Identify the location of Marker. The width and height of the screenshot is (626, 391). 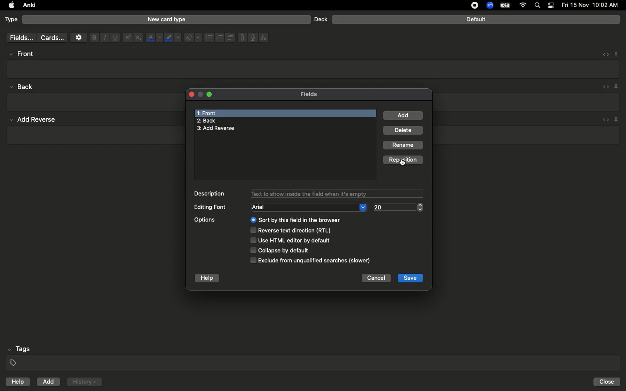
(173, 38).